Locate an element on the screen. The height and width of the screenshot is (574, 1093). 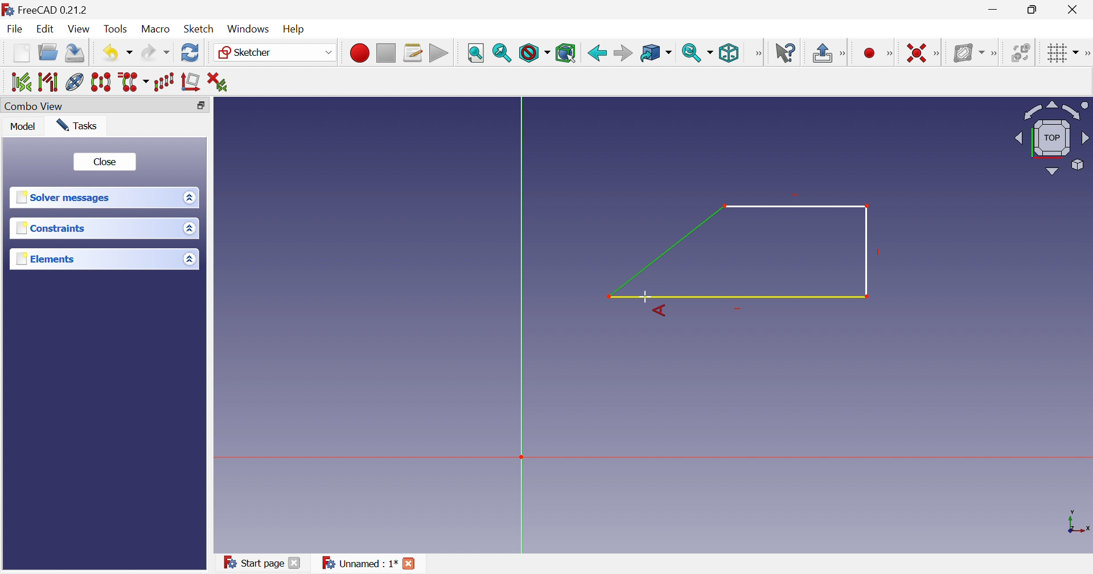
Solver messages is located at coordinates (66, 198).